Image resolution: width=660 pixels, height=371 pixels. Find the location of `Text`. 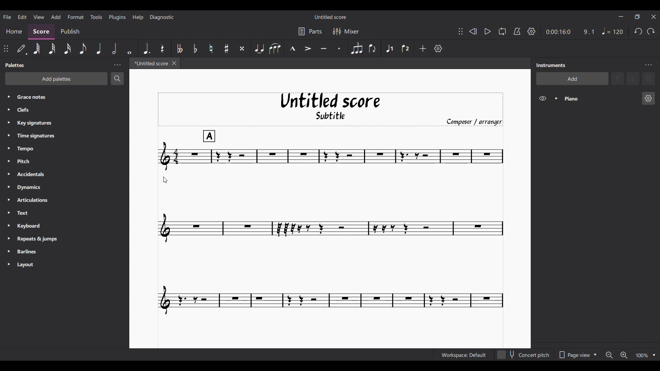

Text is located at coordinates (36, 213).